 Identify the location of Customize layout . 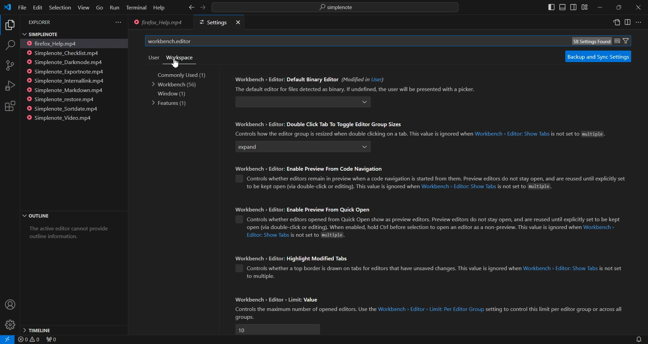
(584, 7).